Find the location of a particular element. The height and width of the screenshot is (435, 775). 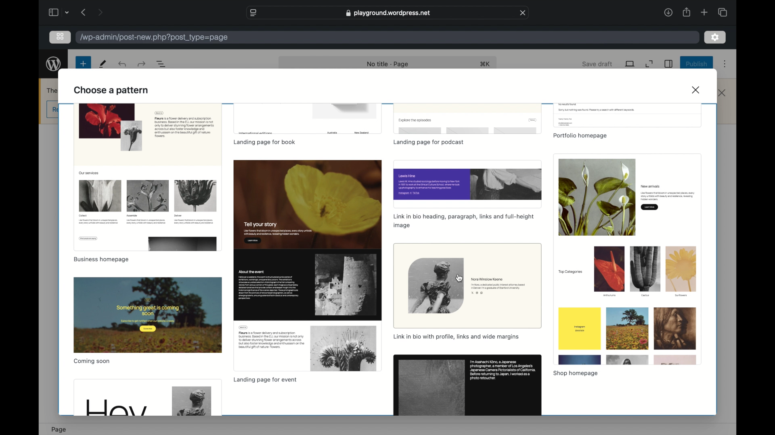

expand is located at coordinates (649, 64).